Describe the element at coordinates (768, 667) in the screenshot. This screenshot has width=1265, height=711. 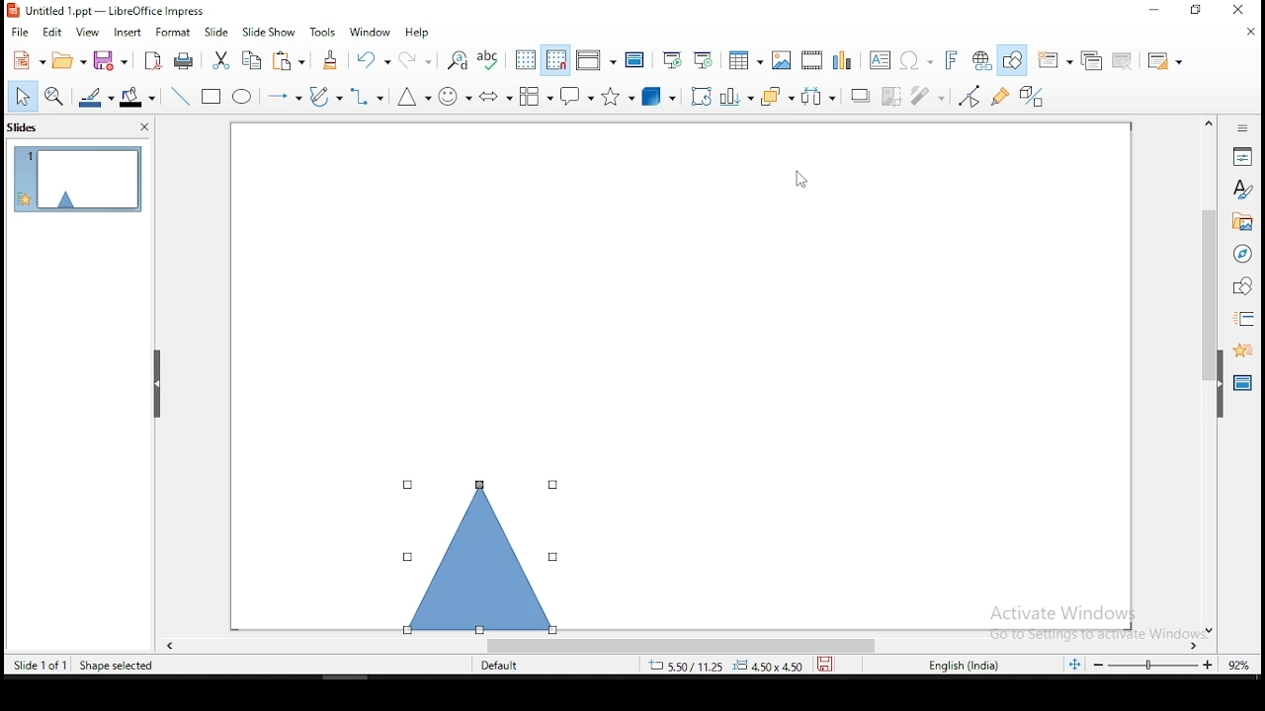
I see `0.00x 0.00` at that location.